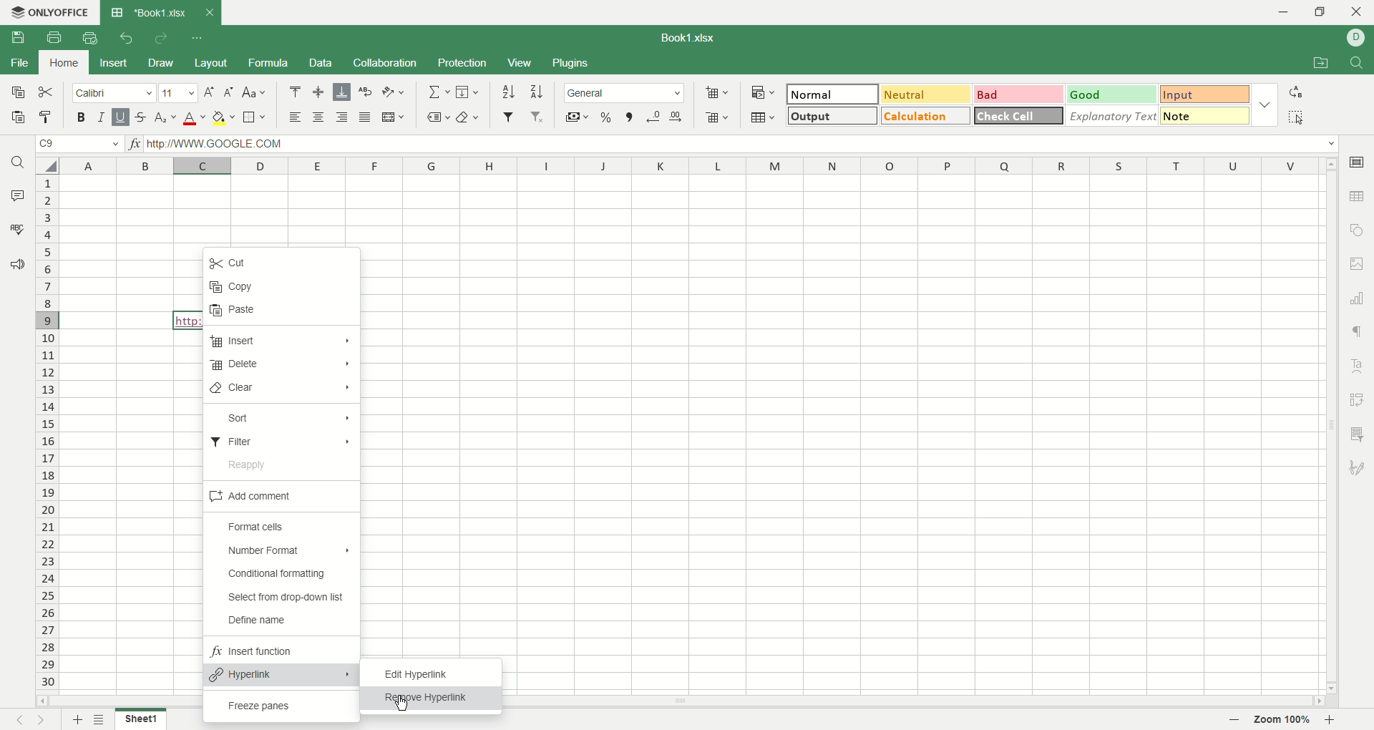  What do you see at coordinates (282, 419) in the screenshot?
I see `sort` at bounding box center [282, 419].